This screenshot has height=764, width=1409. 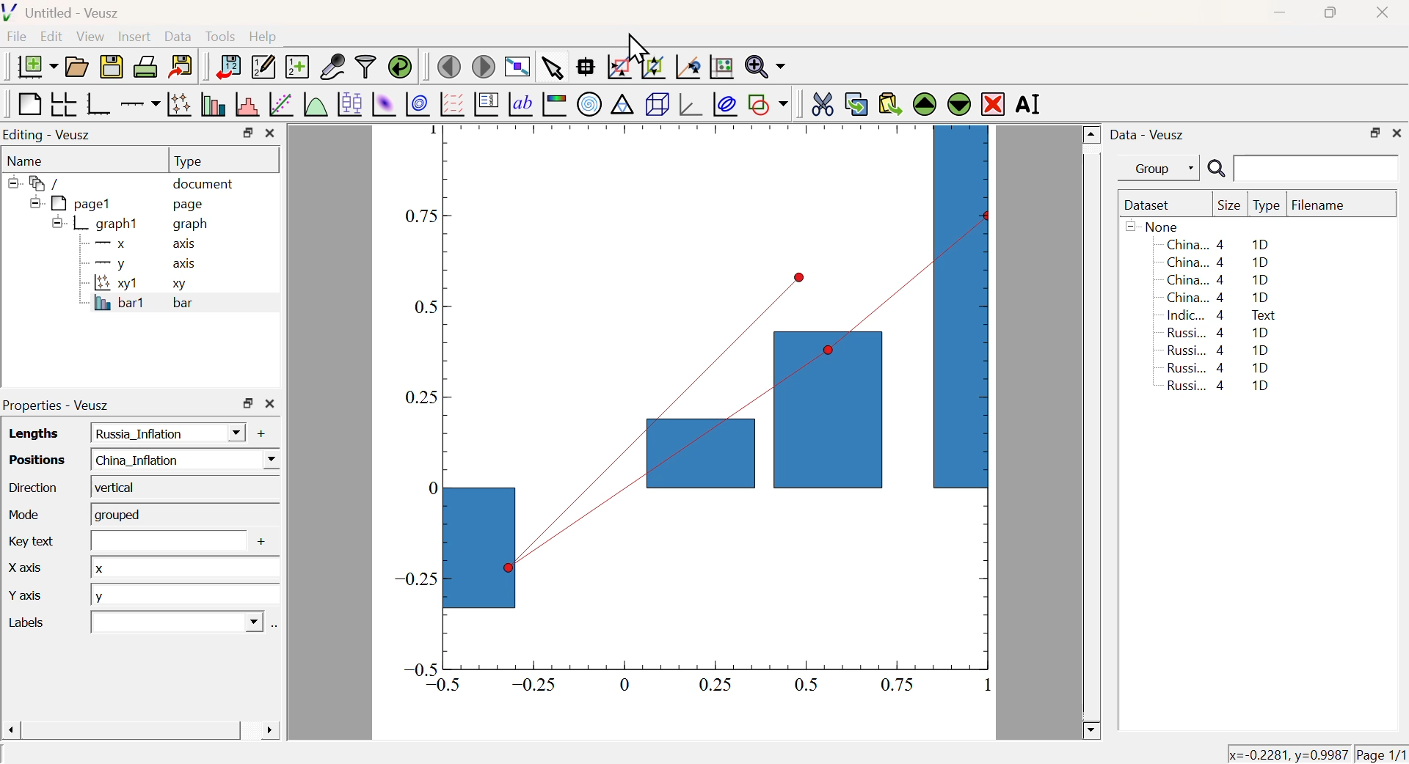 I want to click on Plot a function, so click(x=313, y=105).